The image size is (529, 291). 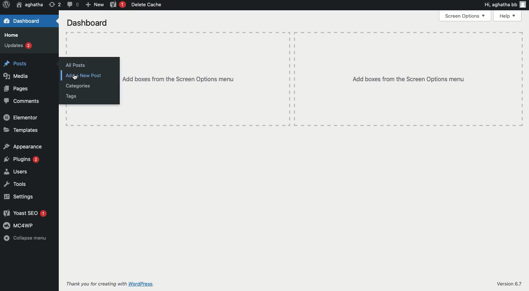 What do you see at coordinates (75, 77) in the screenshot?
I see `Cursor` at bounding box center [75, 77].